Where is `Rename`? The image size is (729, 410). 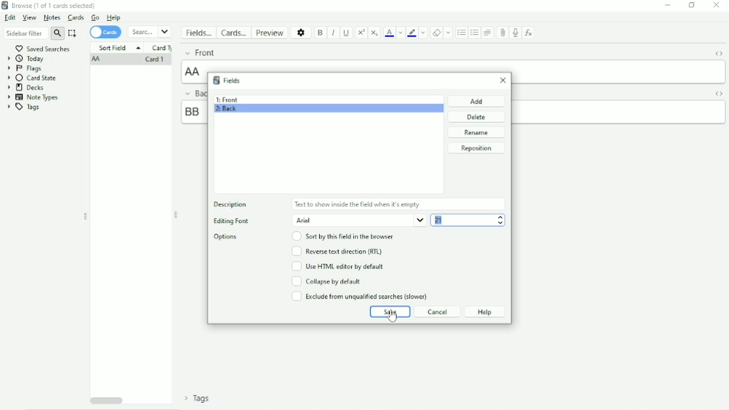 Rename is located at coordinates (477, 132).